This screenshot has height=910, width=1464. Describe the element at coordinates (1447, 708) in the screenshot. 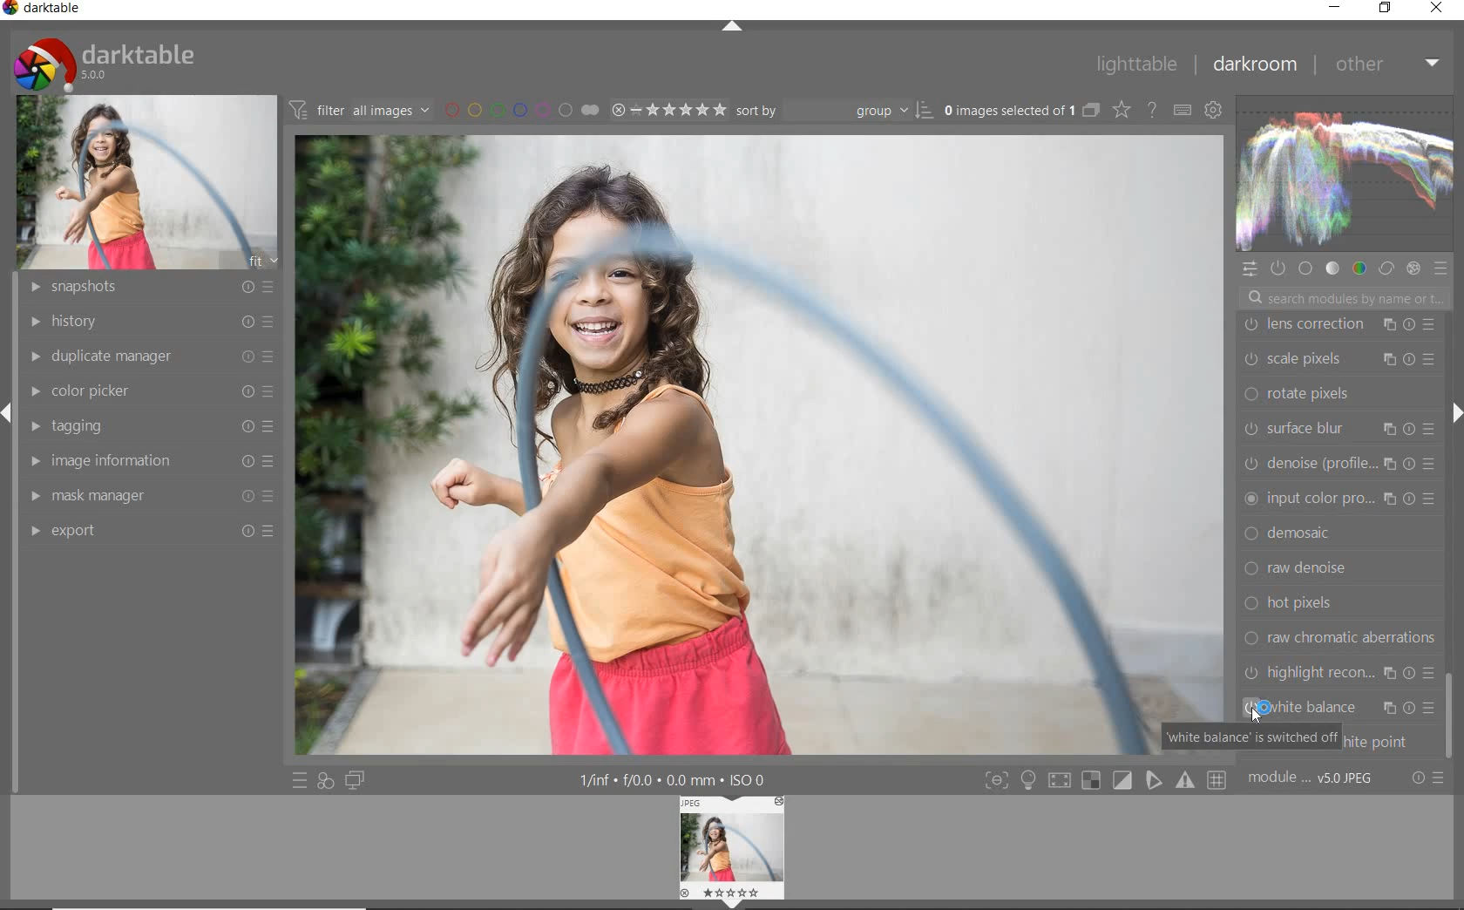

I see `scrollbar` at that location.